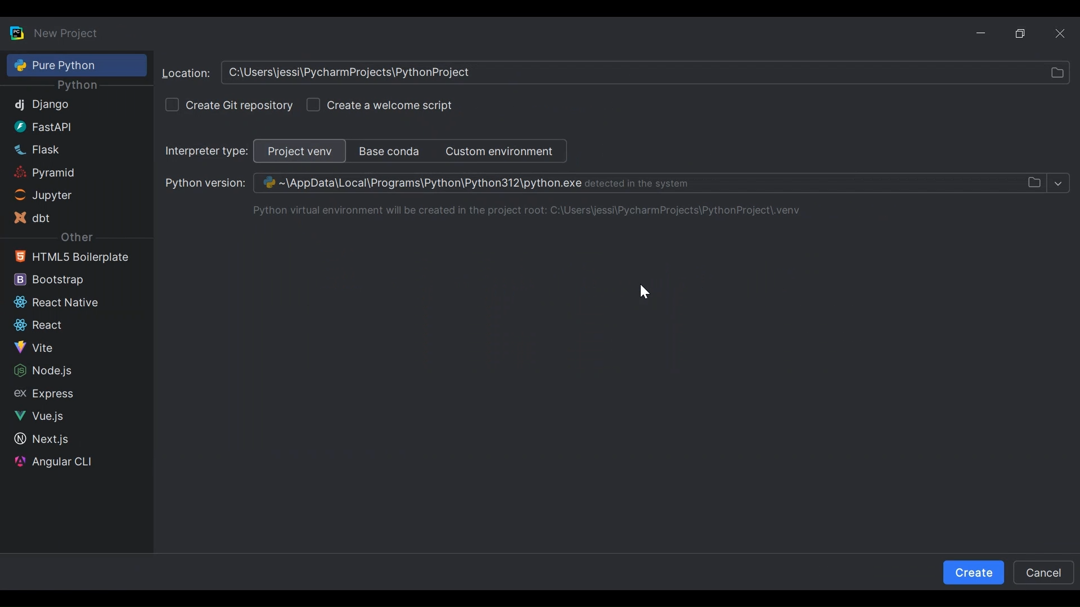 The height and width of the screenshot is (607, 1080). What do you see at coordinates (71, 462) in the screenshot?
I see `Angular CLI` at bounding box center [71, 462].